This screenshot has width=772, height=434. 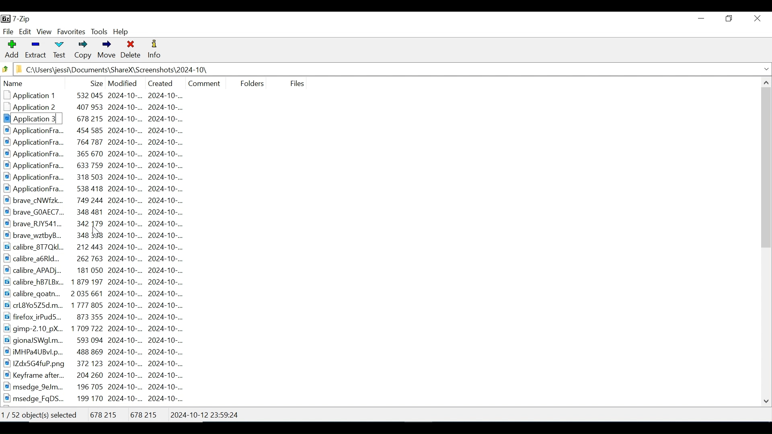 What do you see at coordinates (765, 82) in the screenshot?
I see `Scroll up` at bounding box center [765, 82].